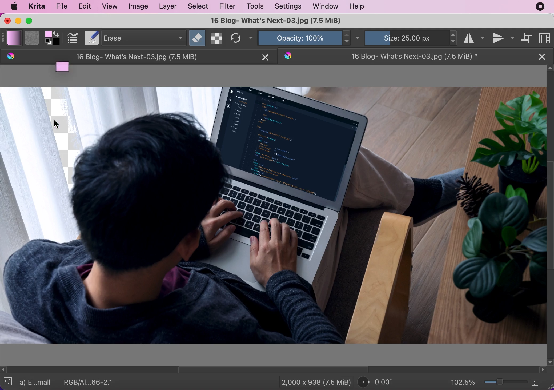 Image resolution: width=554 pixels, height=390 pixels. I want to click on edit brush settings, so click(73, 38).